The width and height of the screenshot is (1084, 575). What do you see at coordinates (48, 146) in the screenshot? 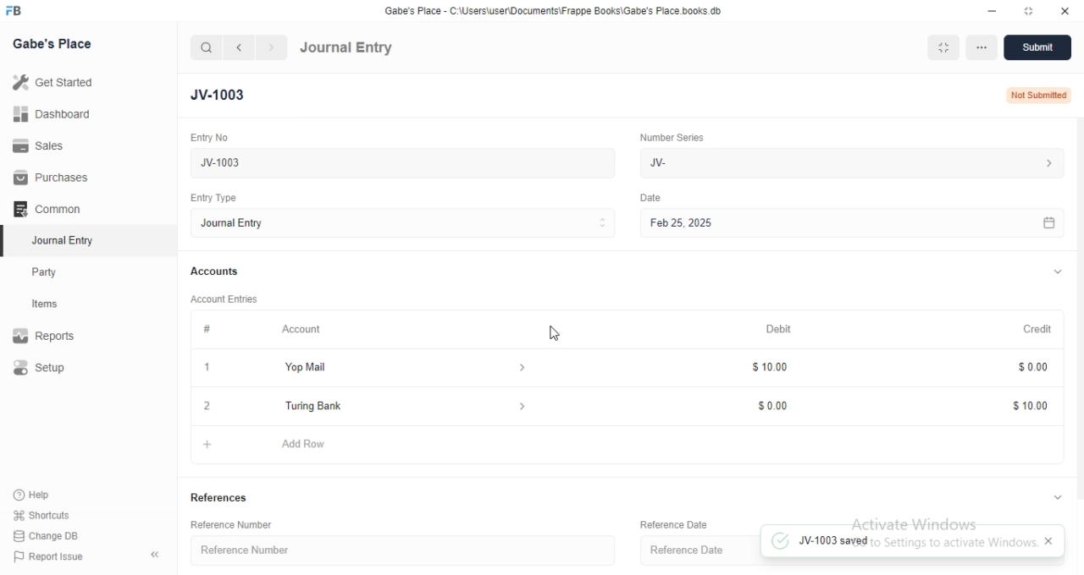
I see `Sales` at bounding box center [48, 146].